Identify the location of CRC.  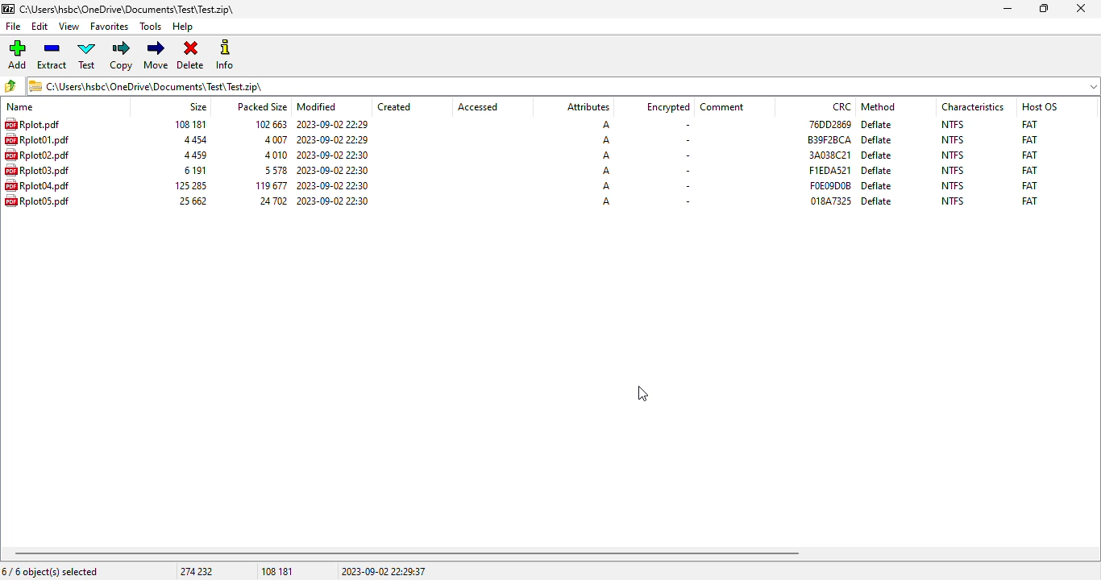
(829, 123).